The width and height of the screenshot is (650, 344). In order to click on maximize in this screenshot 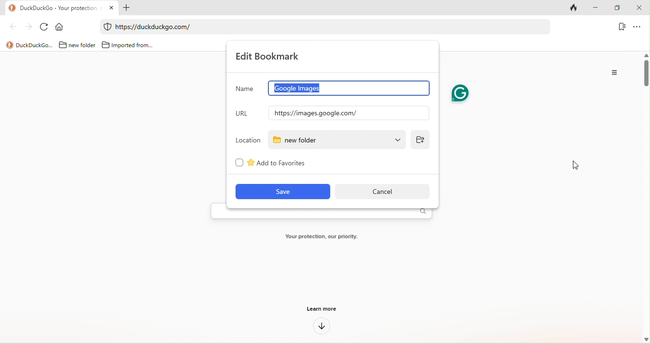, I will do `click(619, 8)`.